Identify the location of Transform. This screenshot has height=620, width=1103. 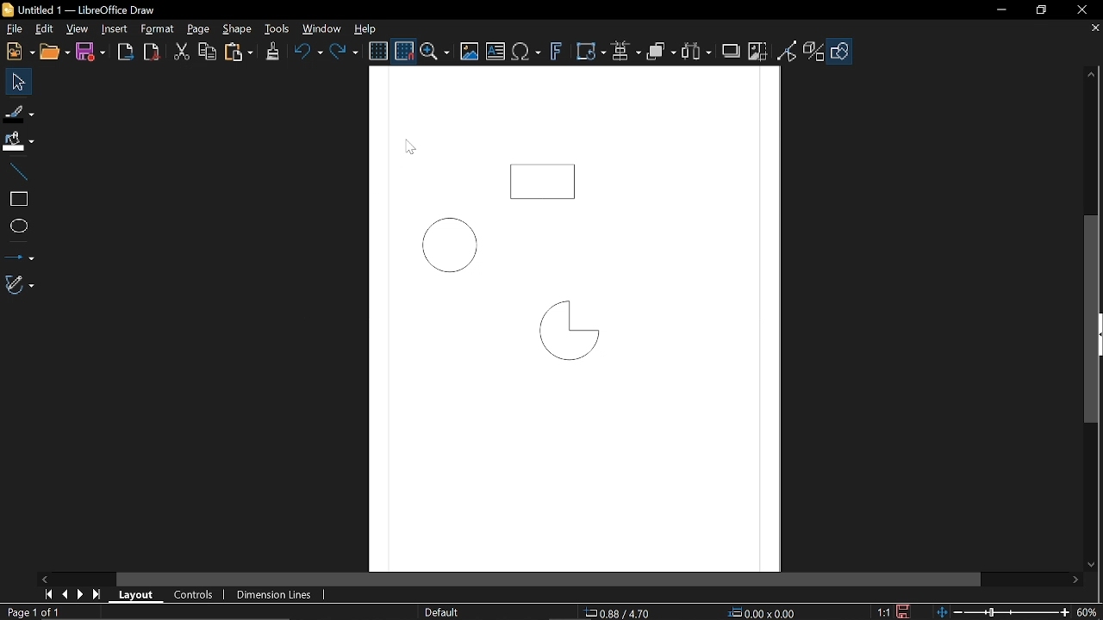
(591, 52).